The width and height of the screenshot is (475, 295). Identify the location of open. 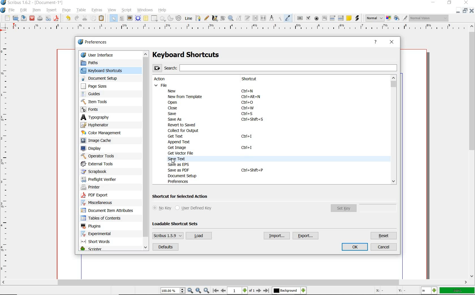
(174, 103).